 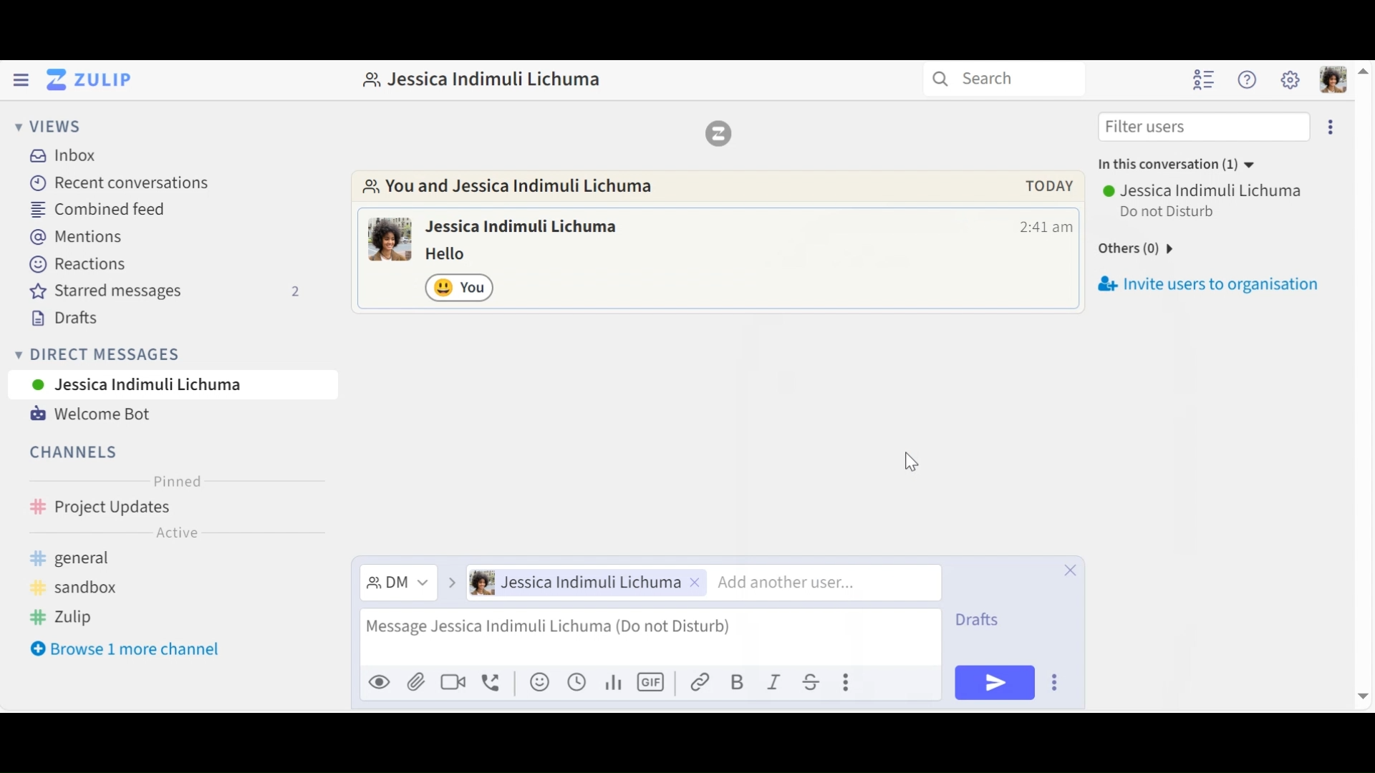 I want to click on Upload File, so click(x=416, y=684).